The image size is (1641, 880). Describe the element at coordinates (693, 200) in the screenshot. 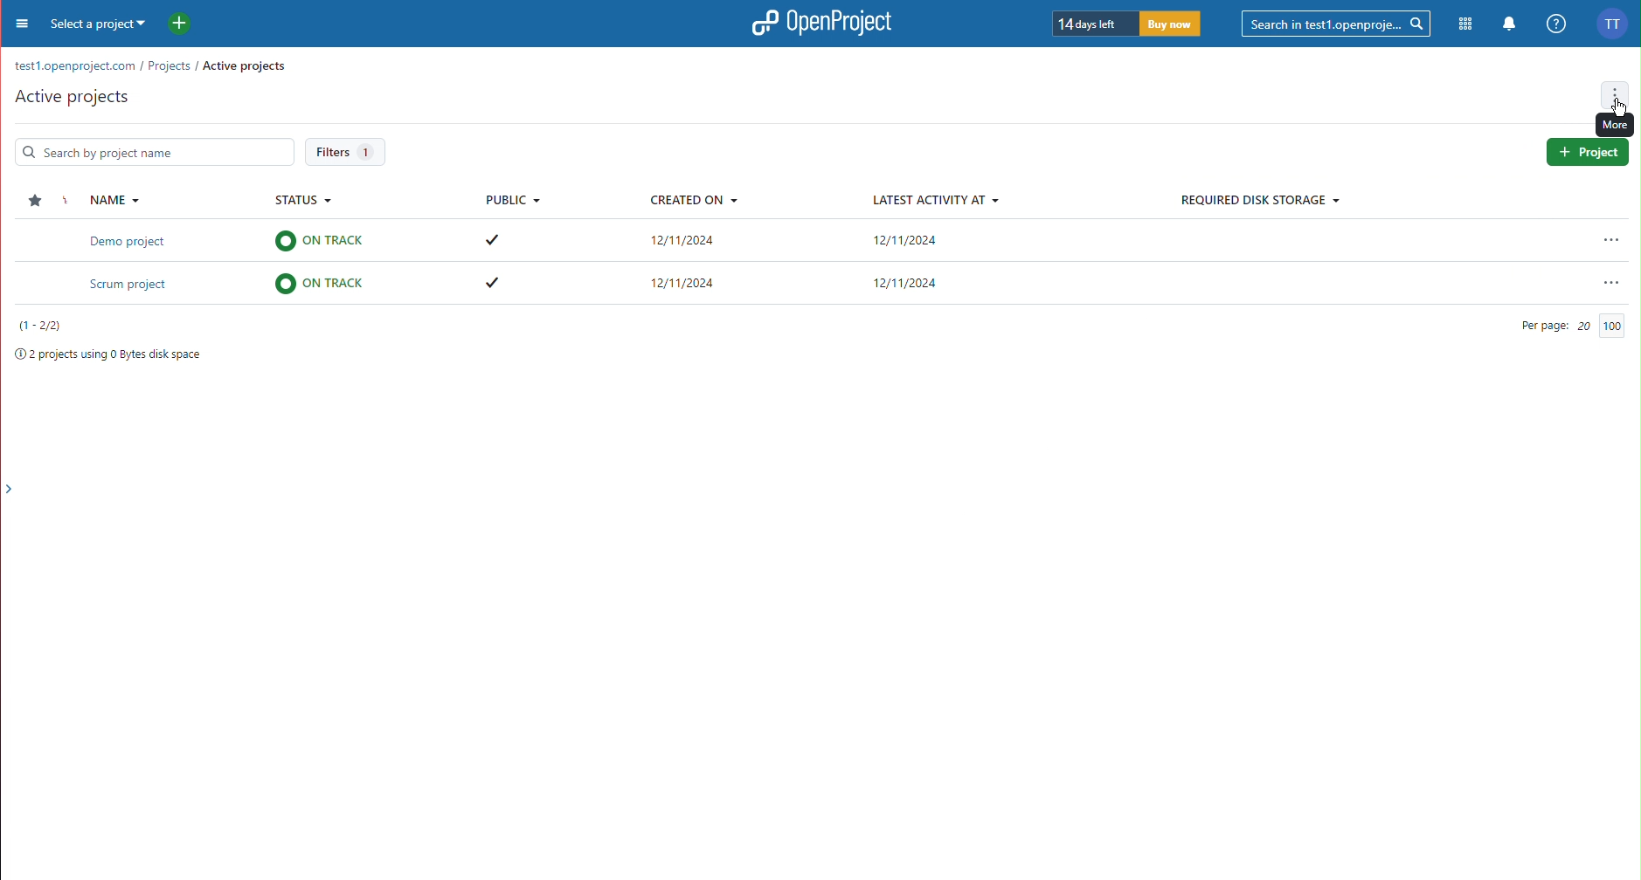

I see `Created On` at that location.